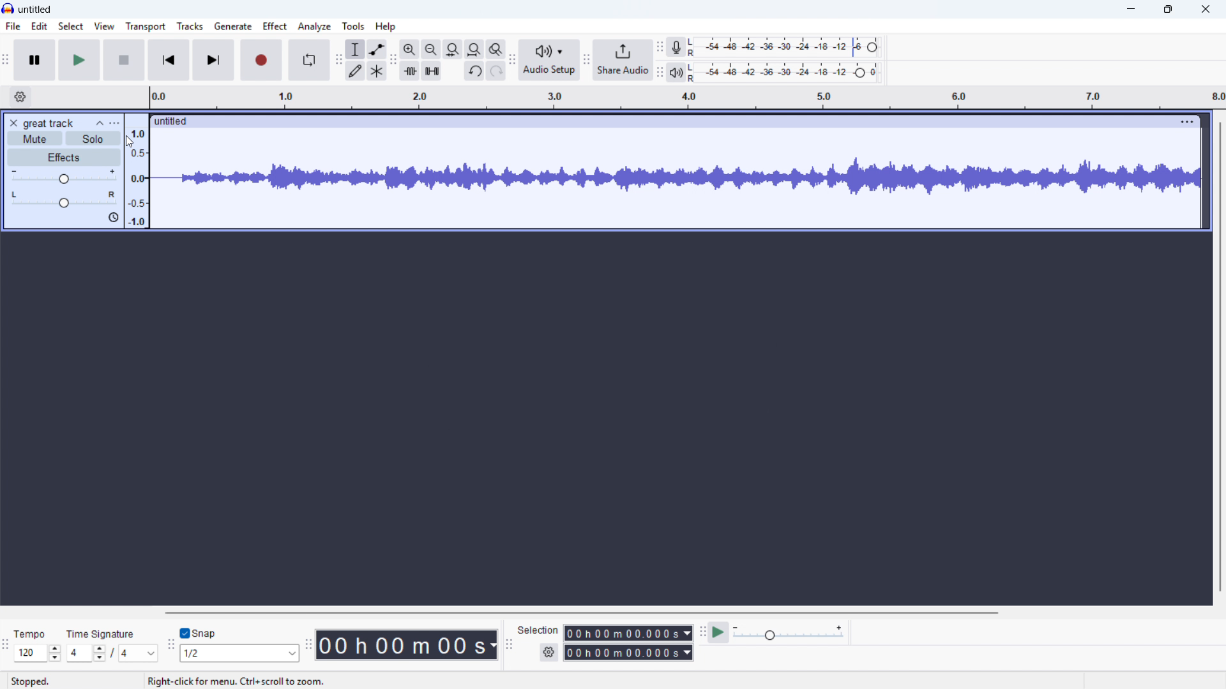  What do you see at coordinates (275, 26) in the screenshot?
I see `Effect ` at bounding box center [275, 26].